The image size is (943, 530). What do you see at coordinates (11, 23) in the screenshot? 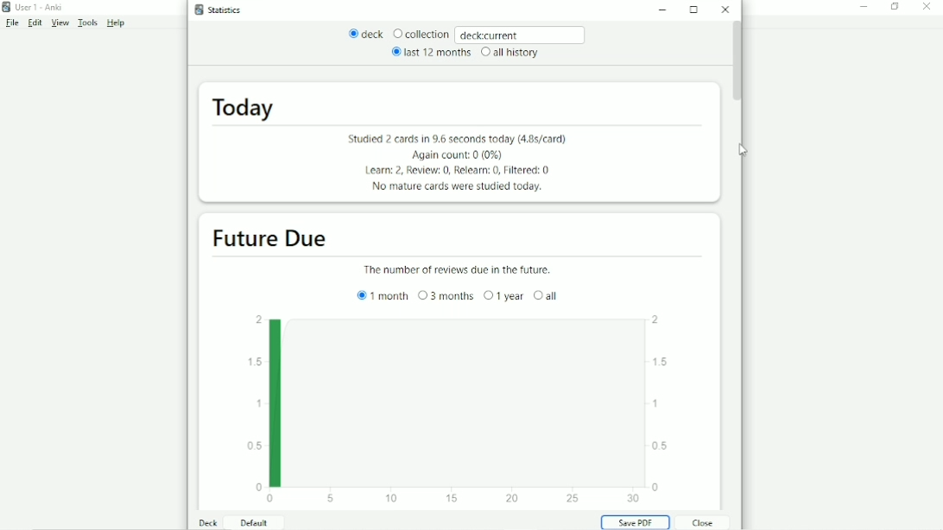
I see `File` at bounding box center [11, 23].